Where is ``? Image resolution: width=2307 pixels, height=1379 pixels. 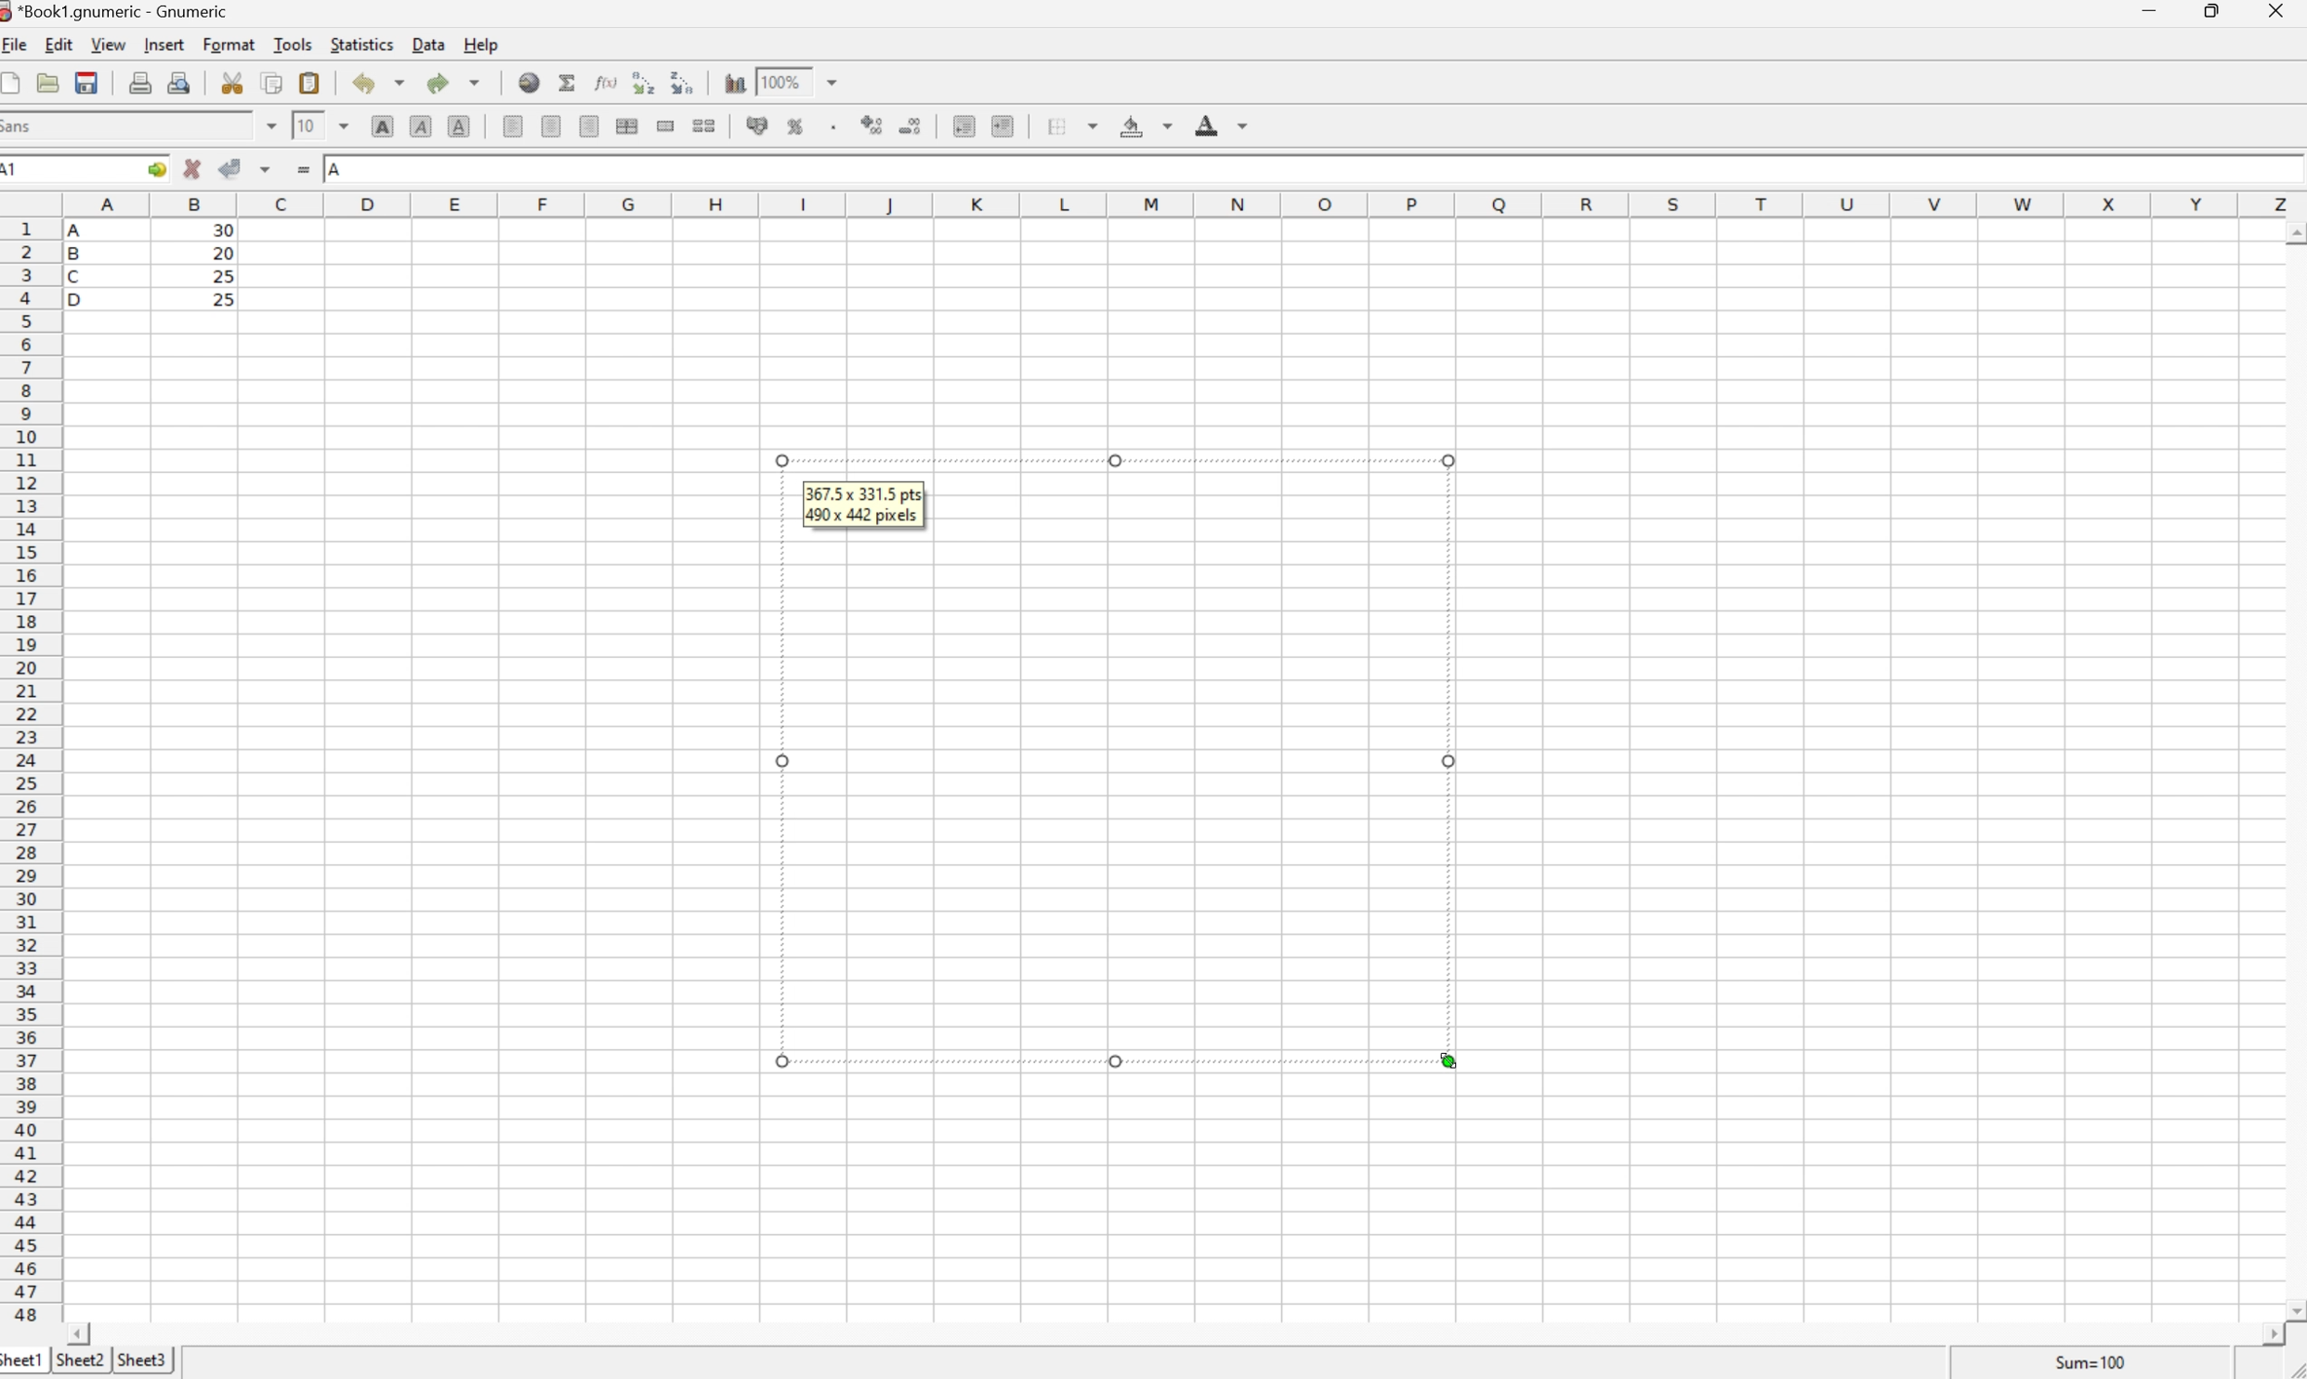  is located at coordinates (1111, 1053).